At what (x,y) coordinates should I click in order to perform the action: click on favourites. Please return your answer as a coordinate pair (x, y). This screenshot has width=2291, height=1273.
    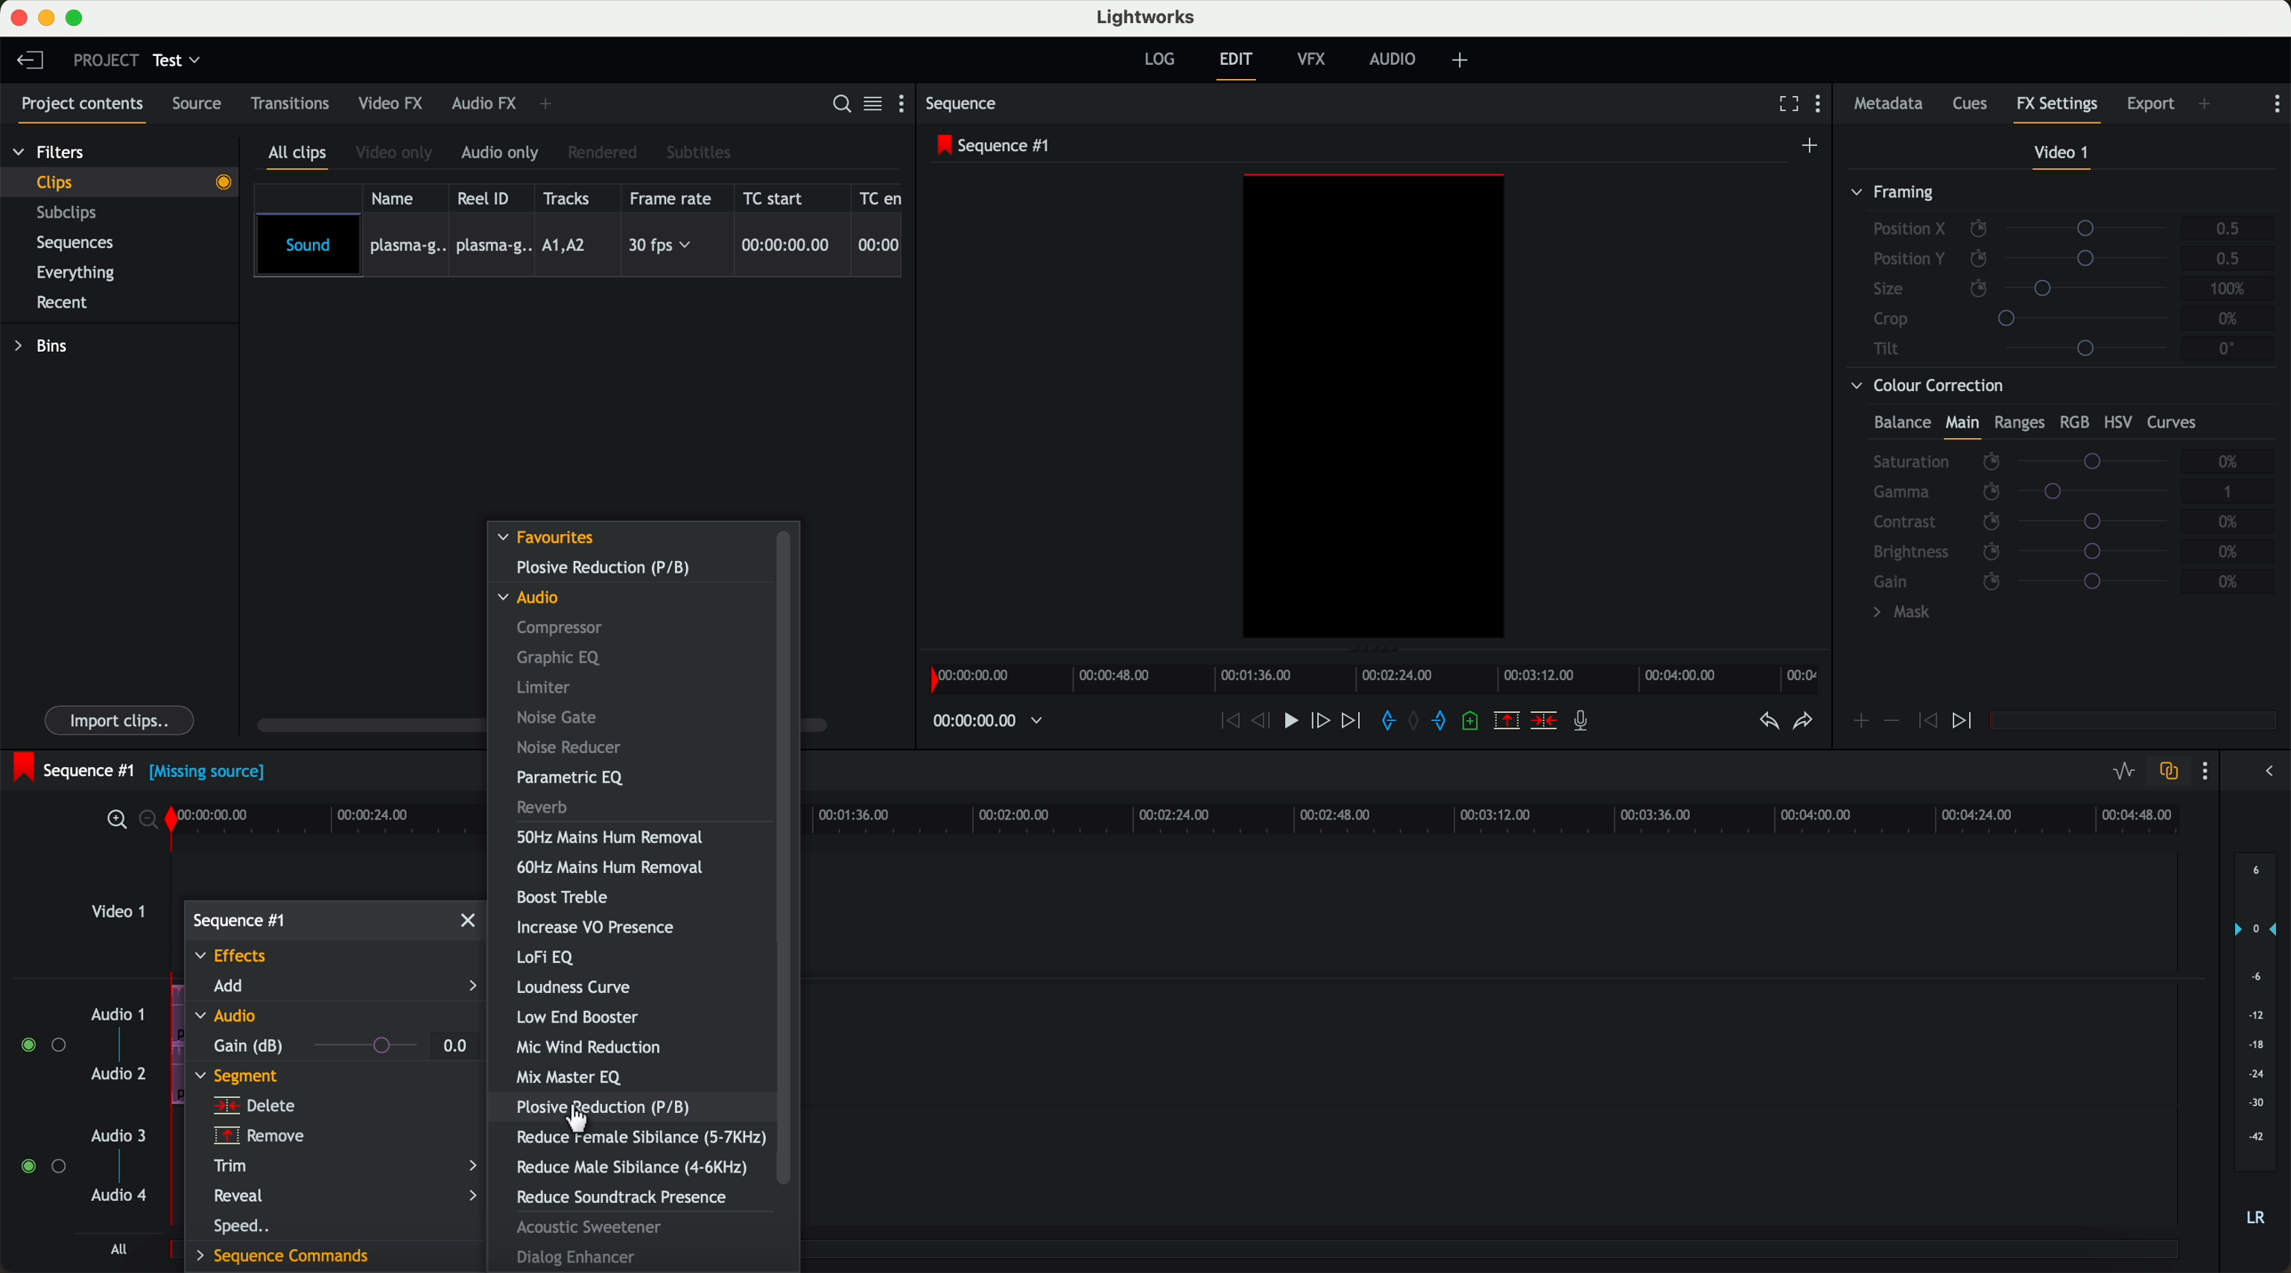
    Looking at the image, I should click on (548, 538).